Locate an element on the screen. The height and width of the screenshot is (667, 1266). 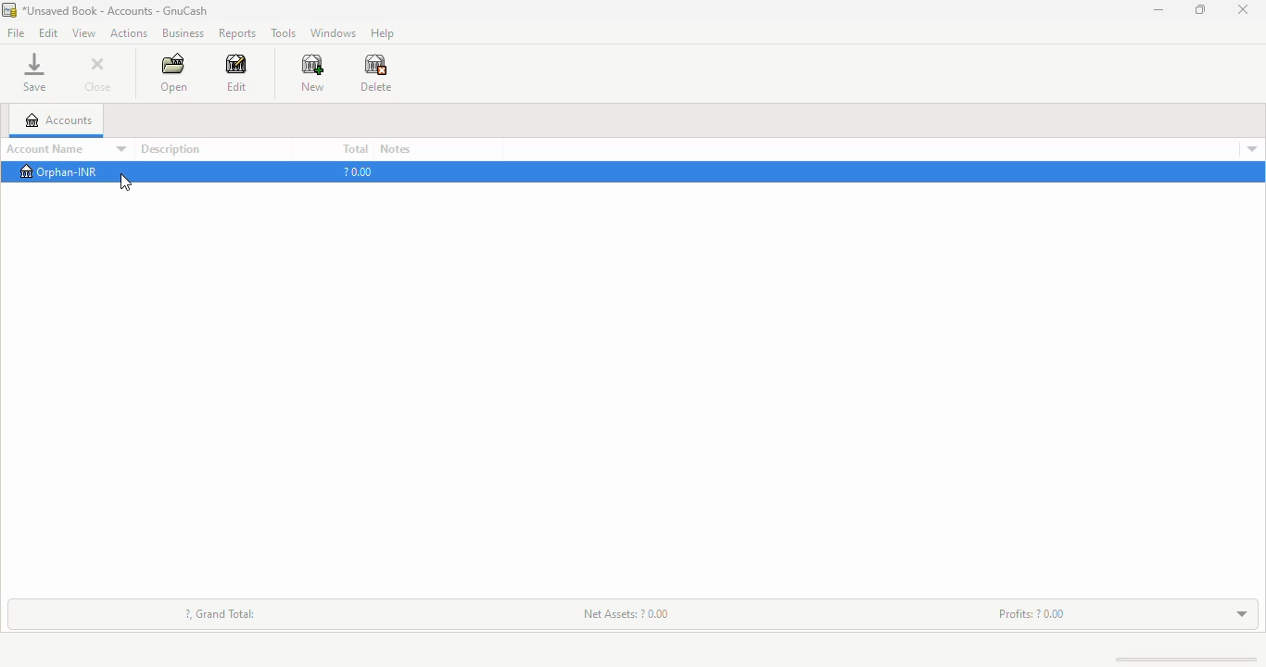
business is located at coordinates (182, 33).